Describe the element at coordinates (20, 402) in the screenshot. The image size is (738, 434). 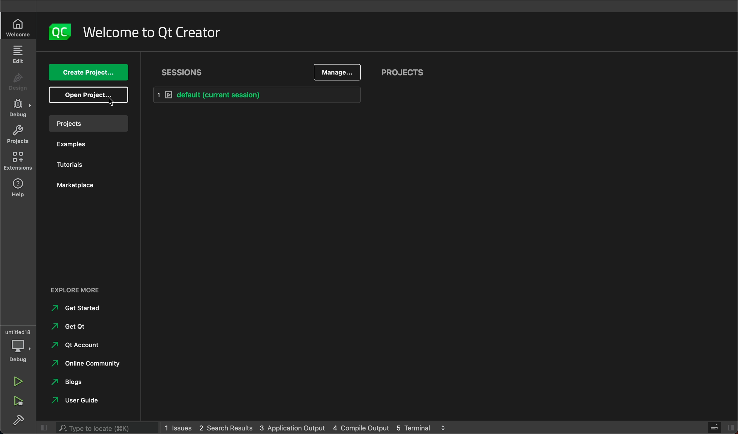
I see `run debug` at that location.